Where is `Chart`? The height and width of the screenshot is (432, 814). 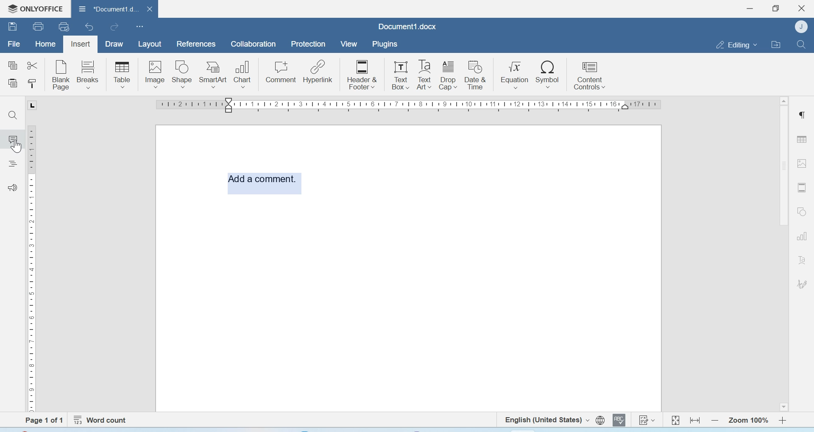 Chart is located at coordinates (243, 73).